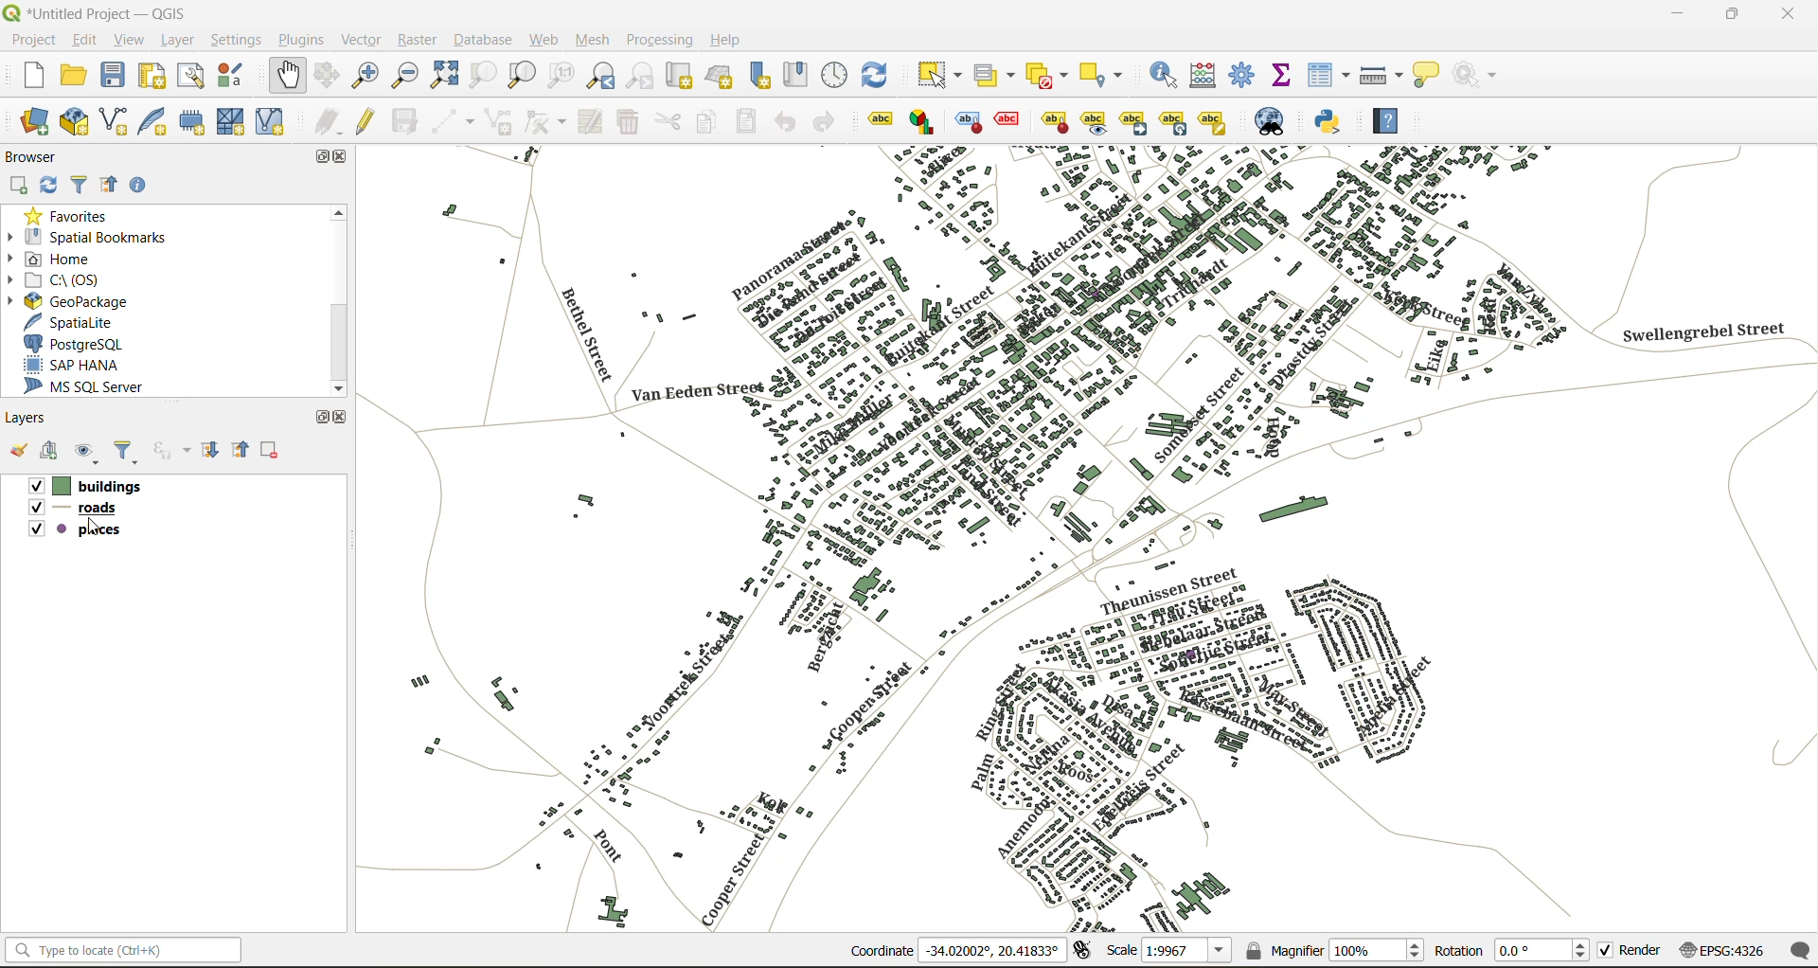  What do you see at coordinates (419, 43) in the screenshot?
I see `raster` at bounding box center [419, 43].